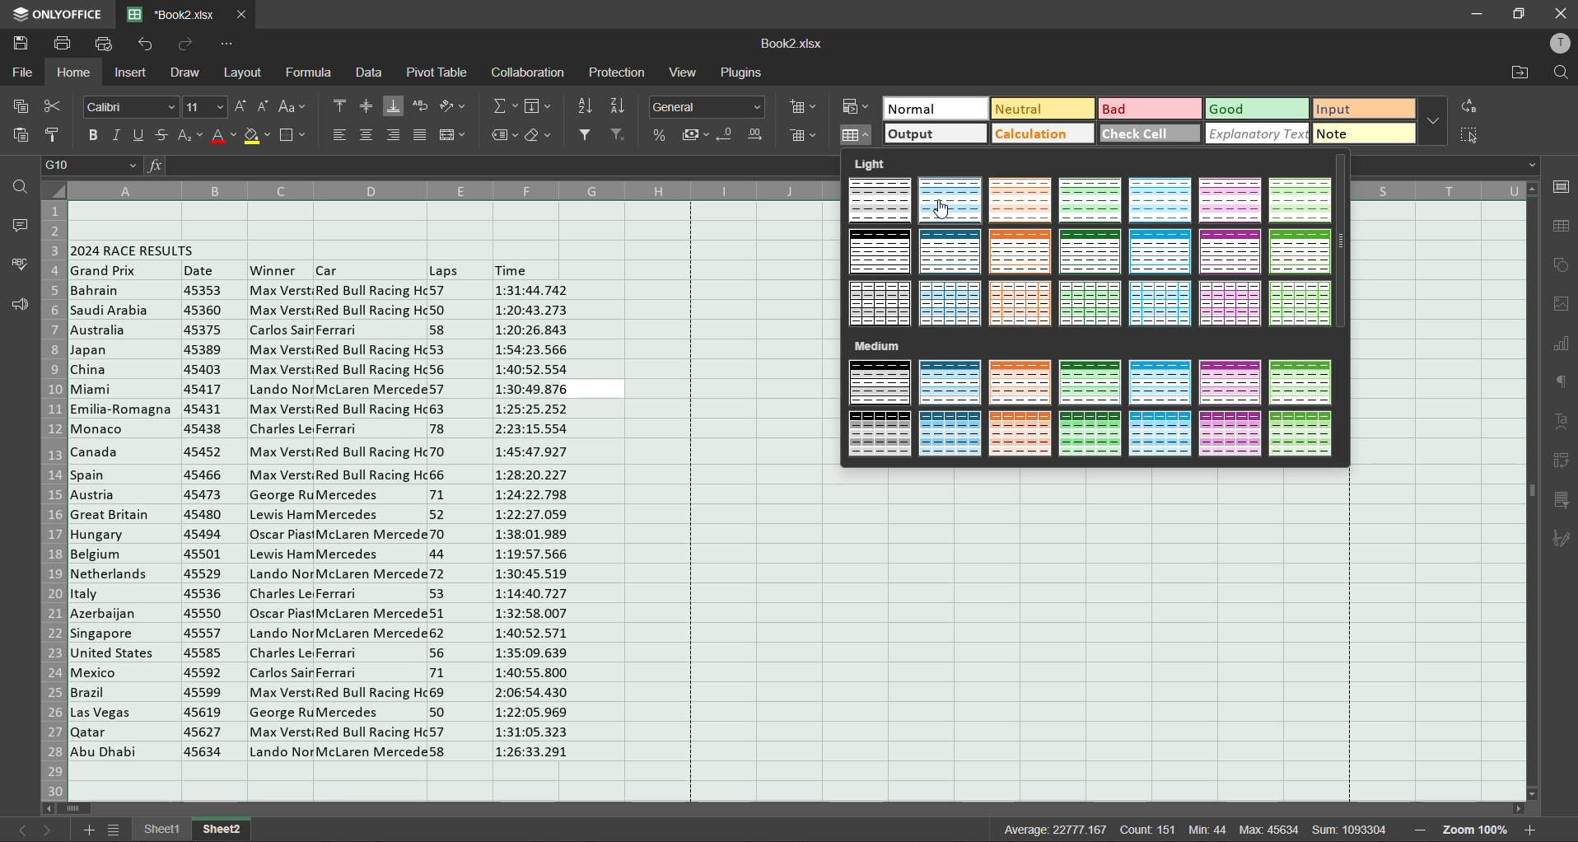 This screenshot has height=842, width=1578. What do you see at coordinates (15, 264) in the screenshot?
I see `spellcheck` at bounding box center [15, 264].